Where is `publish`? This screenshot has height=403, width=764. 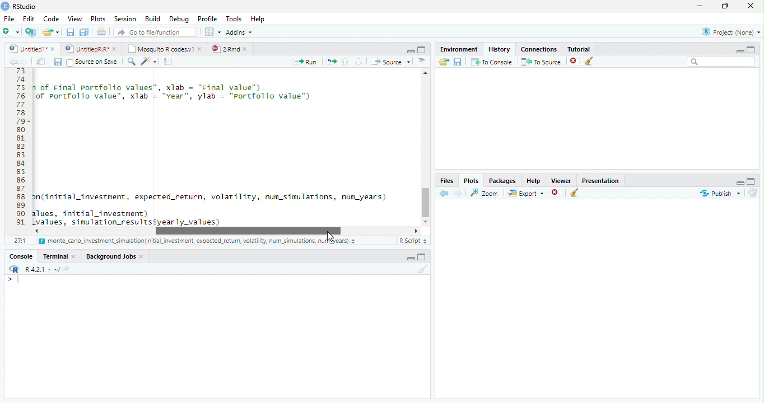 publish is located at coordinates (720, 193).